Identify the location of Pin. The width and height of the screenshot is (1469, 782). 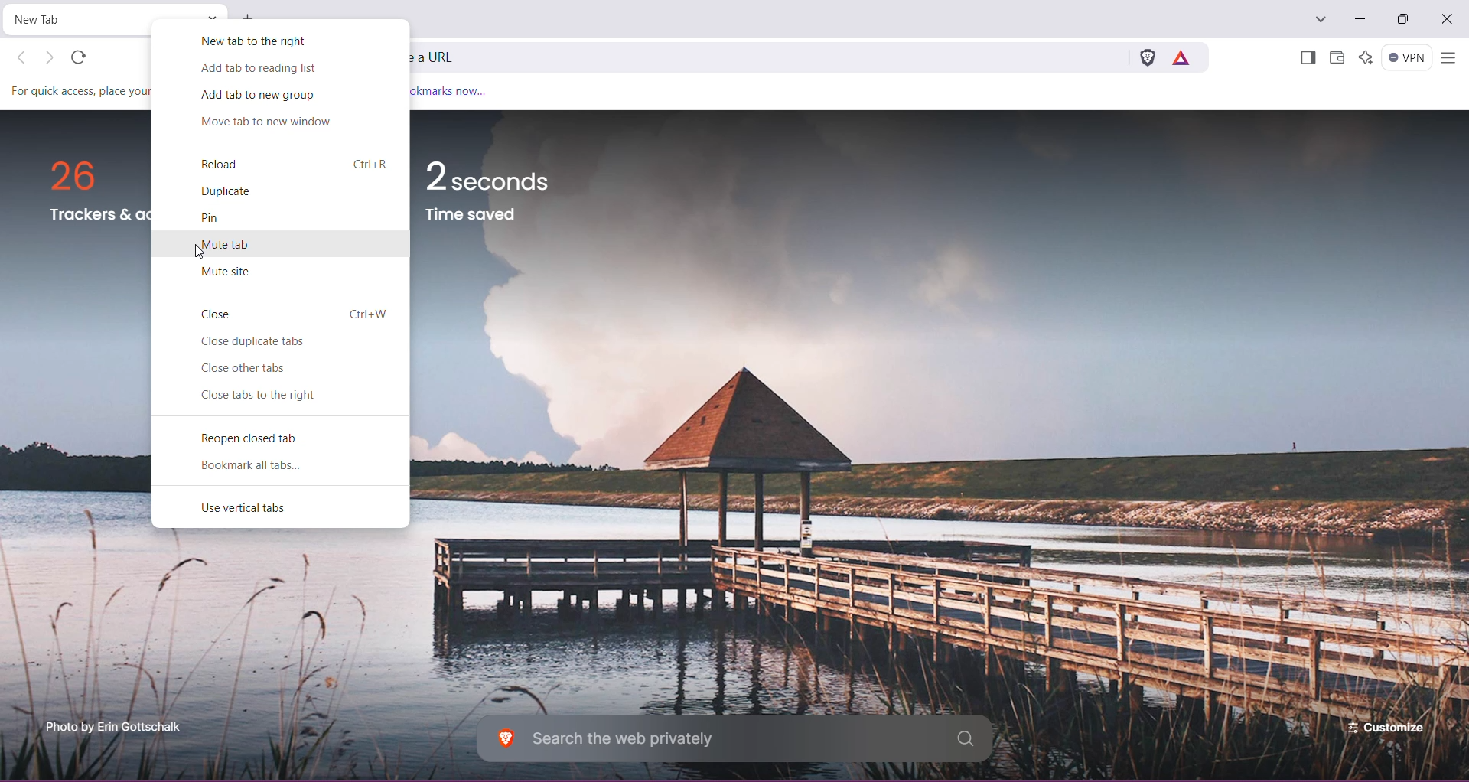
(217, 218).